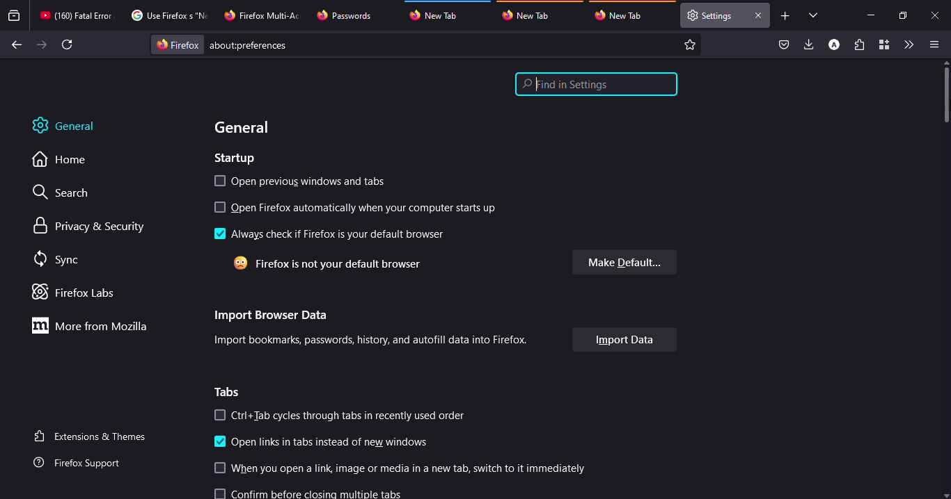 This screenshot has height=499, width=951. What do you see at coordinates (81, 464) in the screenshot?
I see `support` at bounding box center [81, 464].